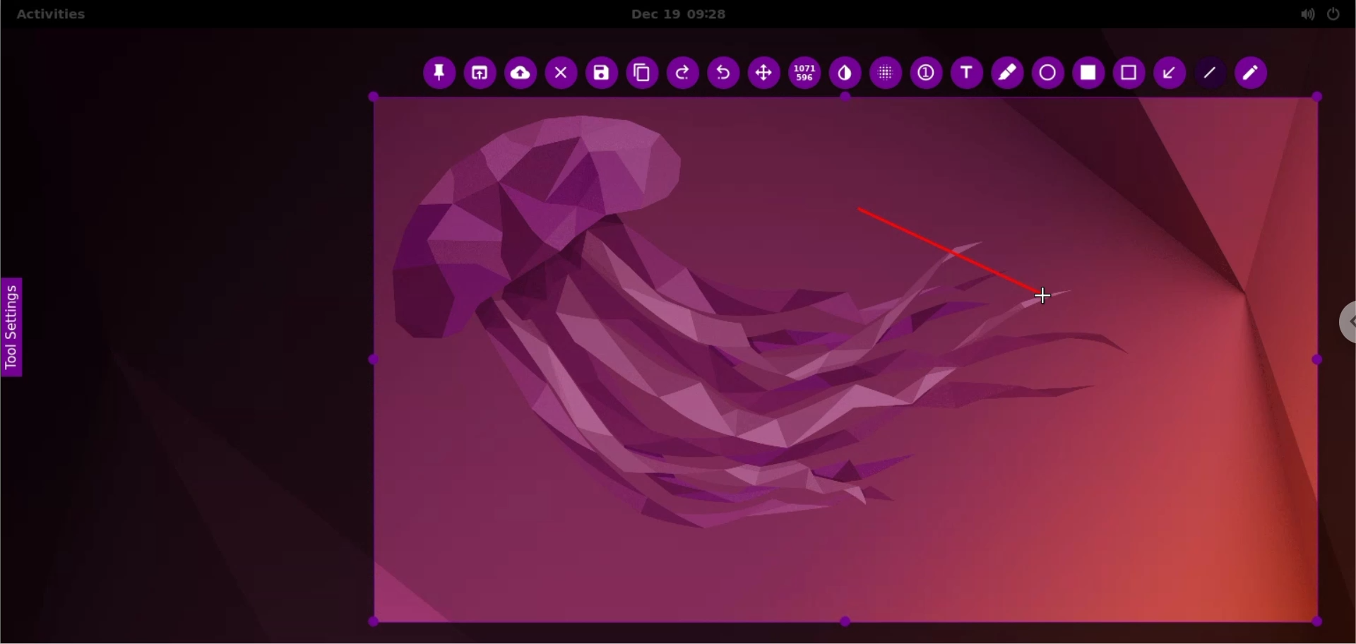 The image size is (1356, 644). Describe the element at coordinates (602, 74) in the screenshot. I see `save` at that location.